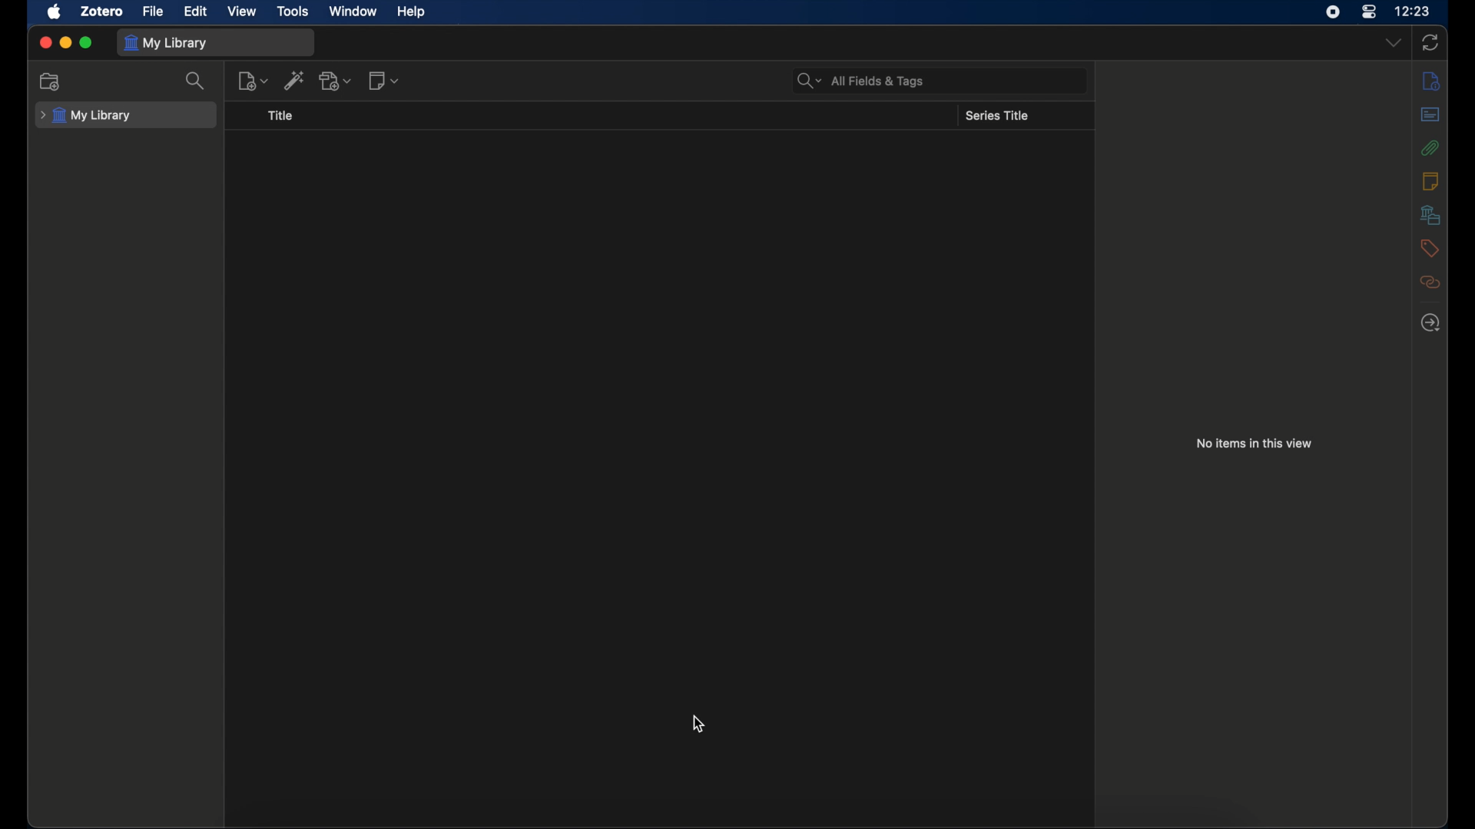 This screenshot has height=829, width=1475. Describe the element at coordinates (1430, 114) in the screenshot. I see `abstract` at that location.